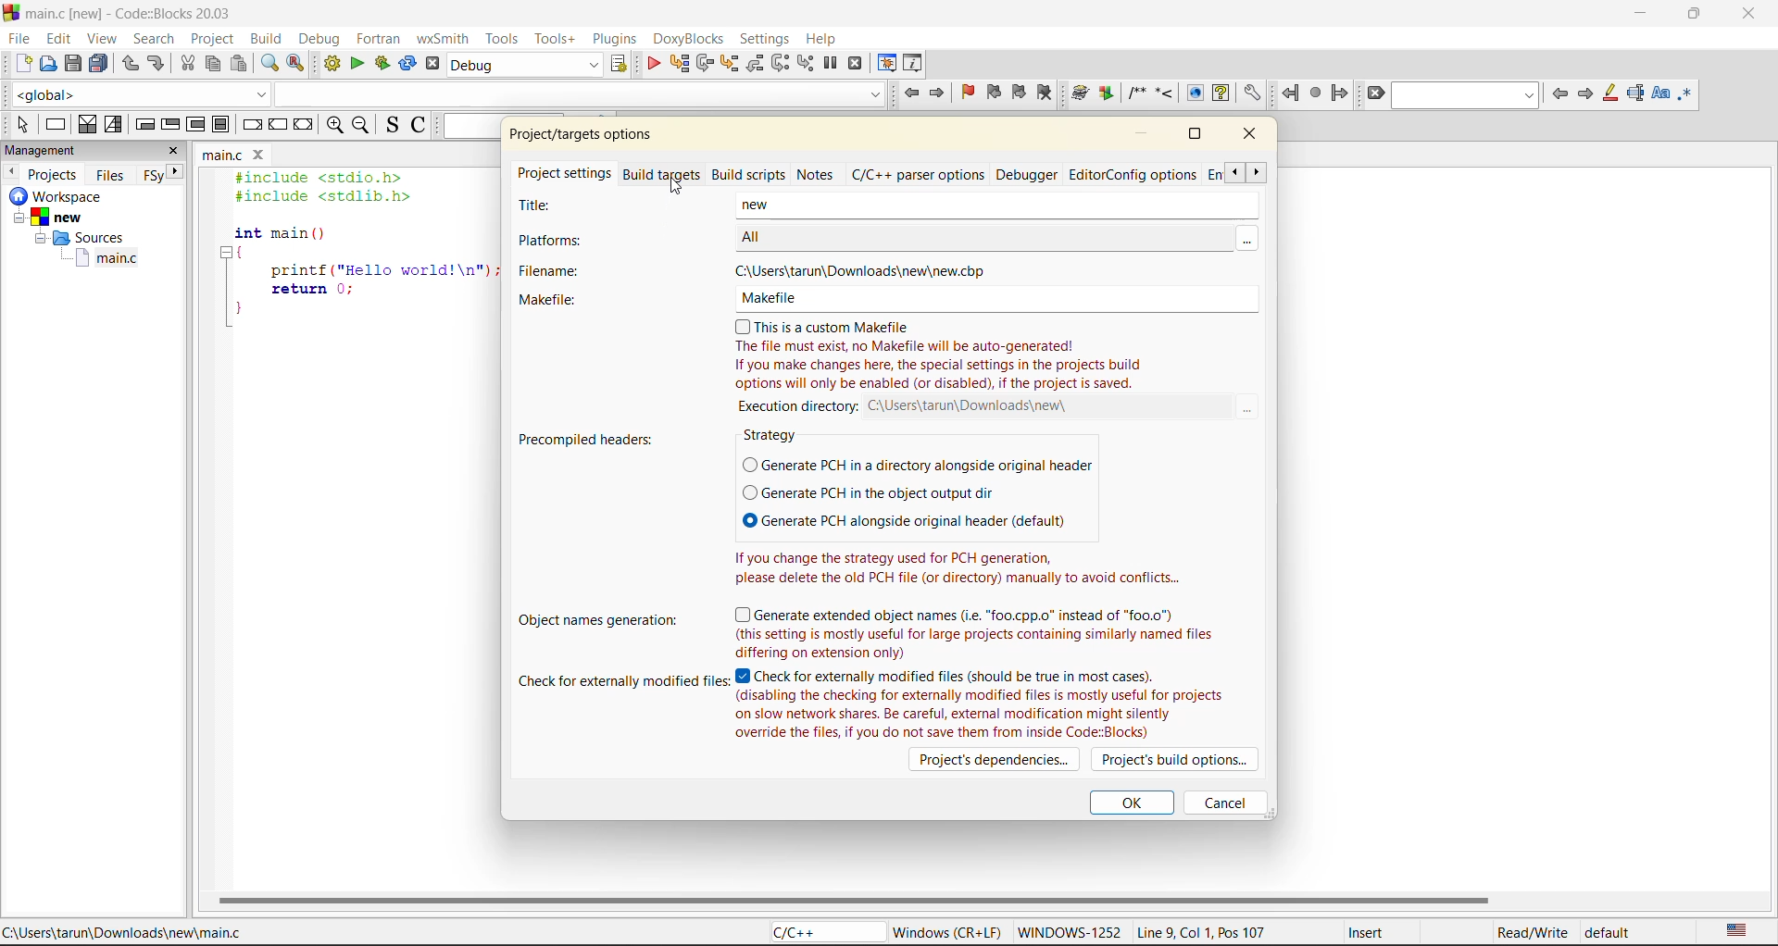 This screenshot has height=946, width=1778. Describe the element at coordinates (570, 268) in the screenshot. I see `filename` at that location.